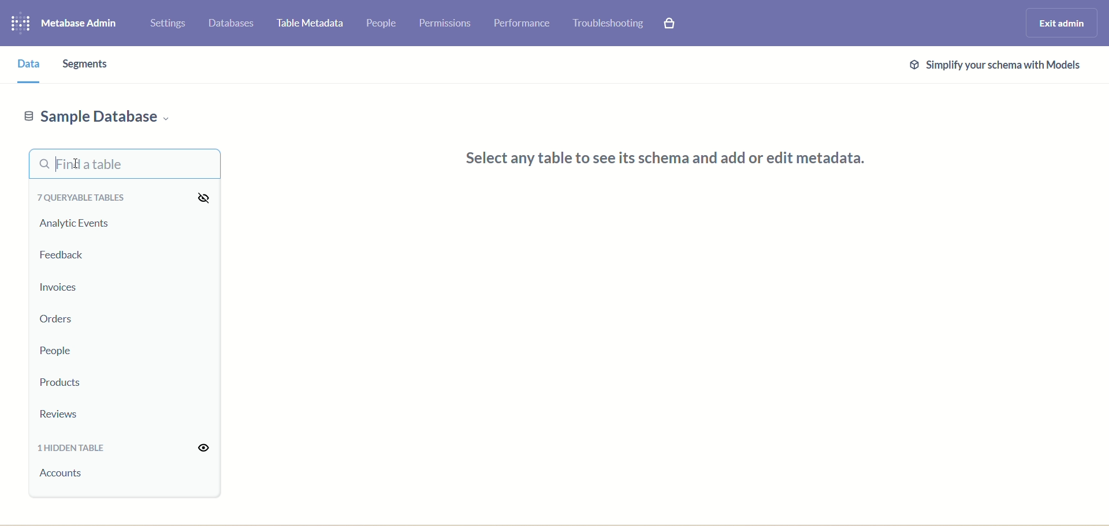 The image size is (1109, 526). I want to click on find a table, so click(122, 162).